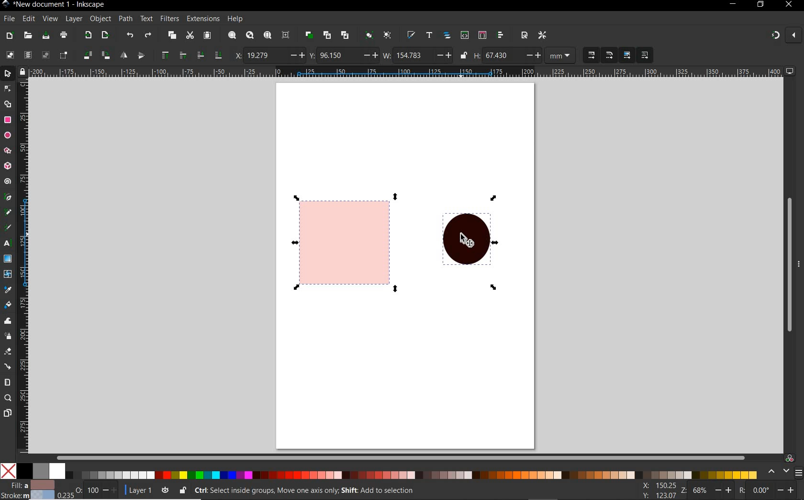 The width and height of the screenshot is (804, 500). Describe the element at coordinates (370, 35) in the screenshot. I see `group` at that location.